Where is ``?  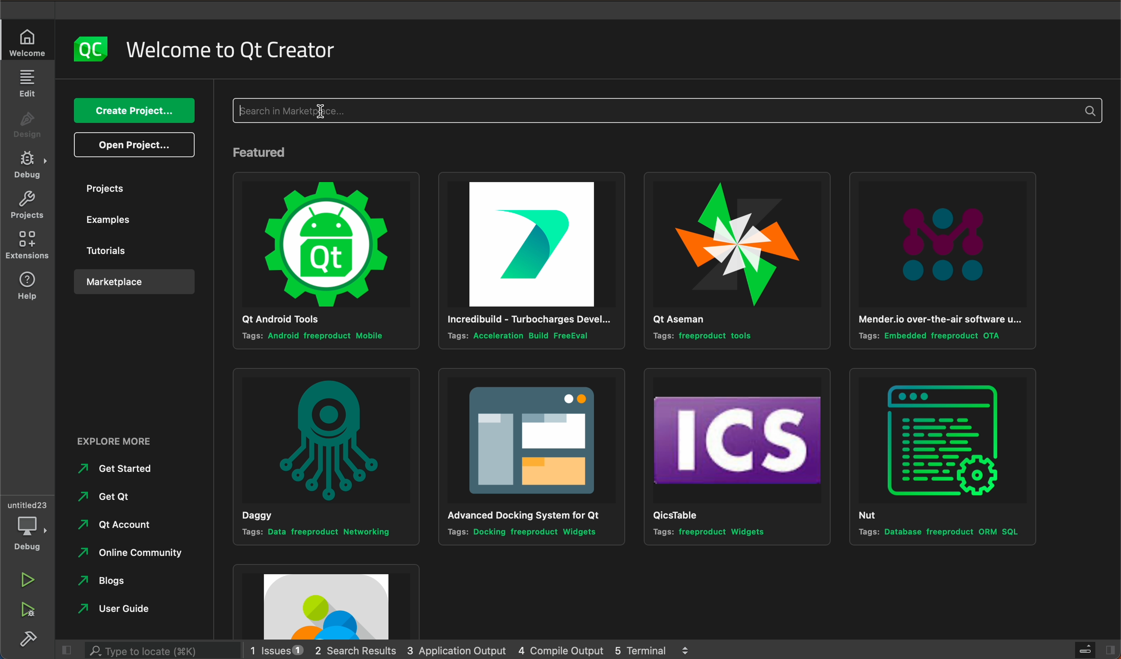
 is located at coordinates (327, 601).